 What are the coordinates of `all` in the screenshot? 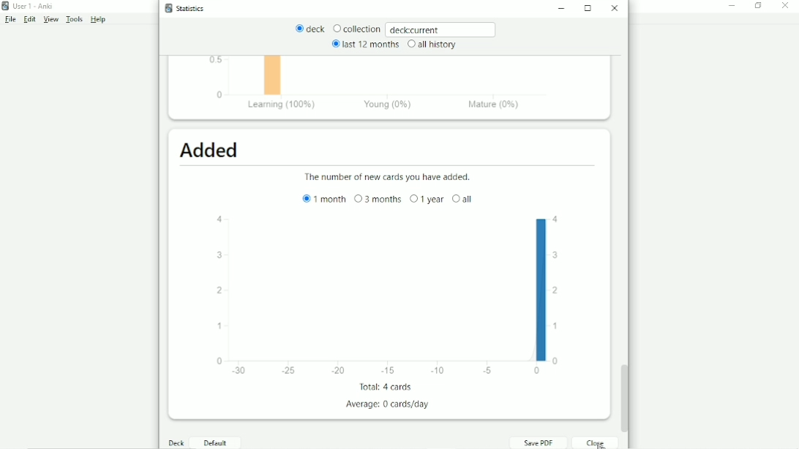 It's located at (466, 198).